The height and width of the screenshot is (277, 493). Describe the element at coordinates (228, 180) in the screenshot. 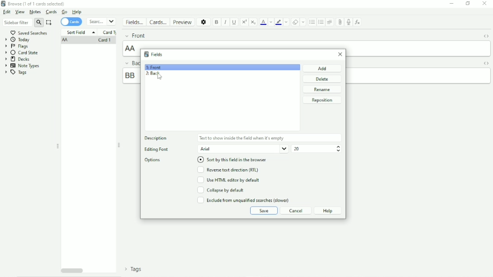

I see `Use HTML editor by default` at that location.